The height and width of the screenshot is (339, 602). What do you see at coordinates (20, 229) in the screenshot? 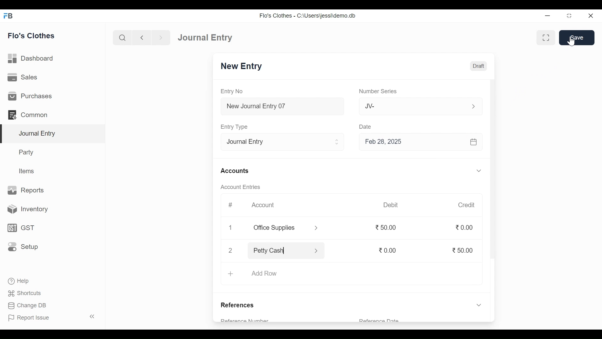
I see `GST` at bounding box center [20, 229].